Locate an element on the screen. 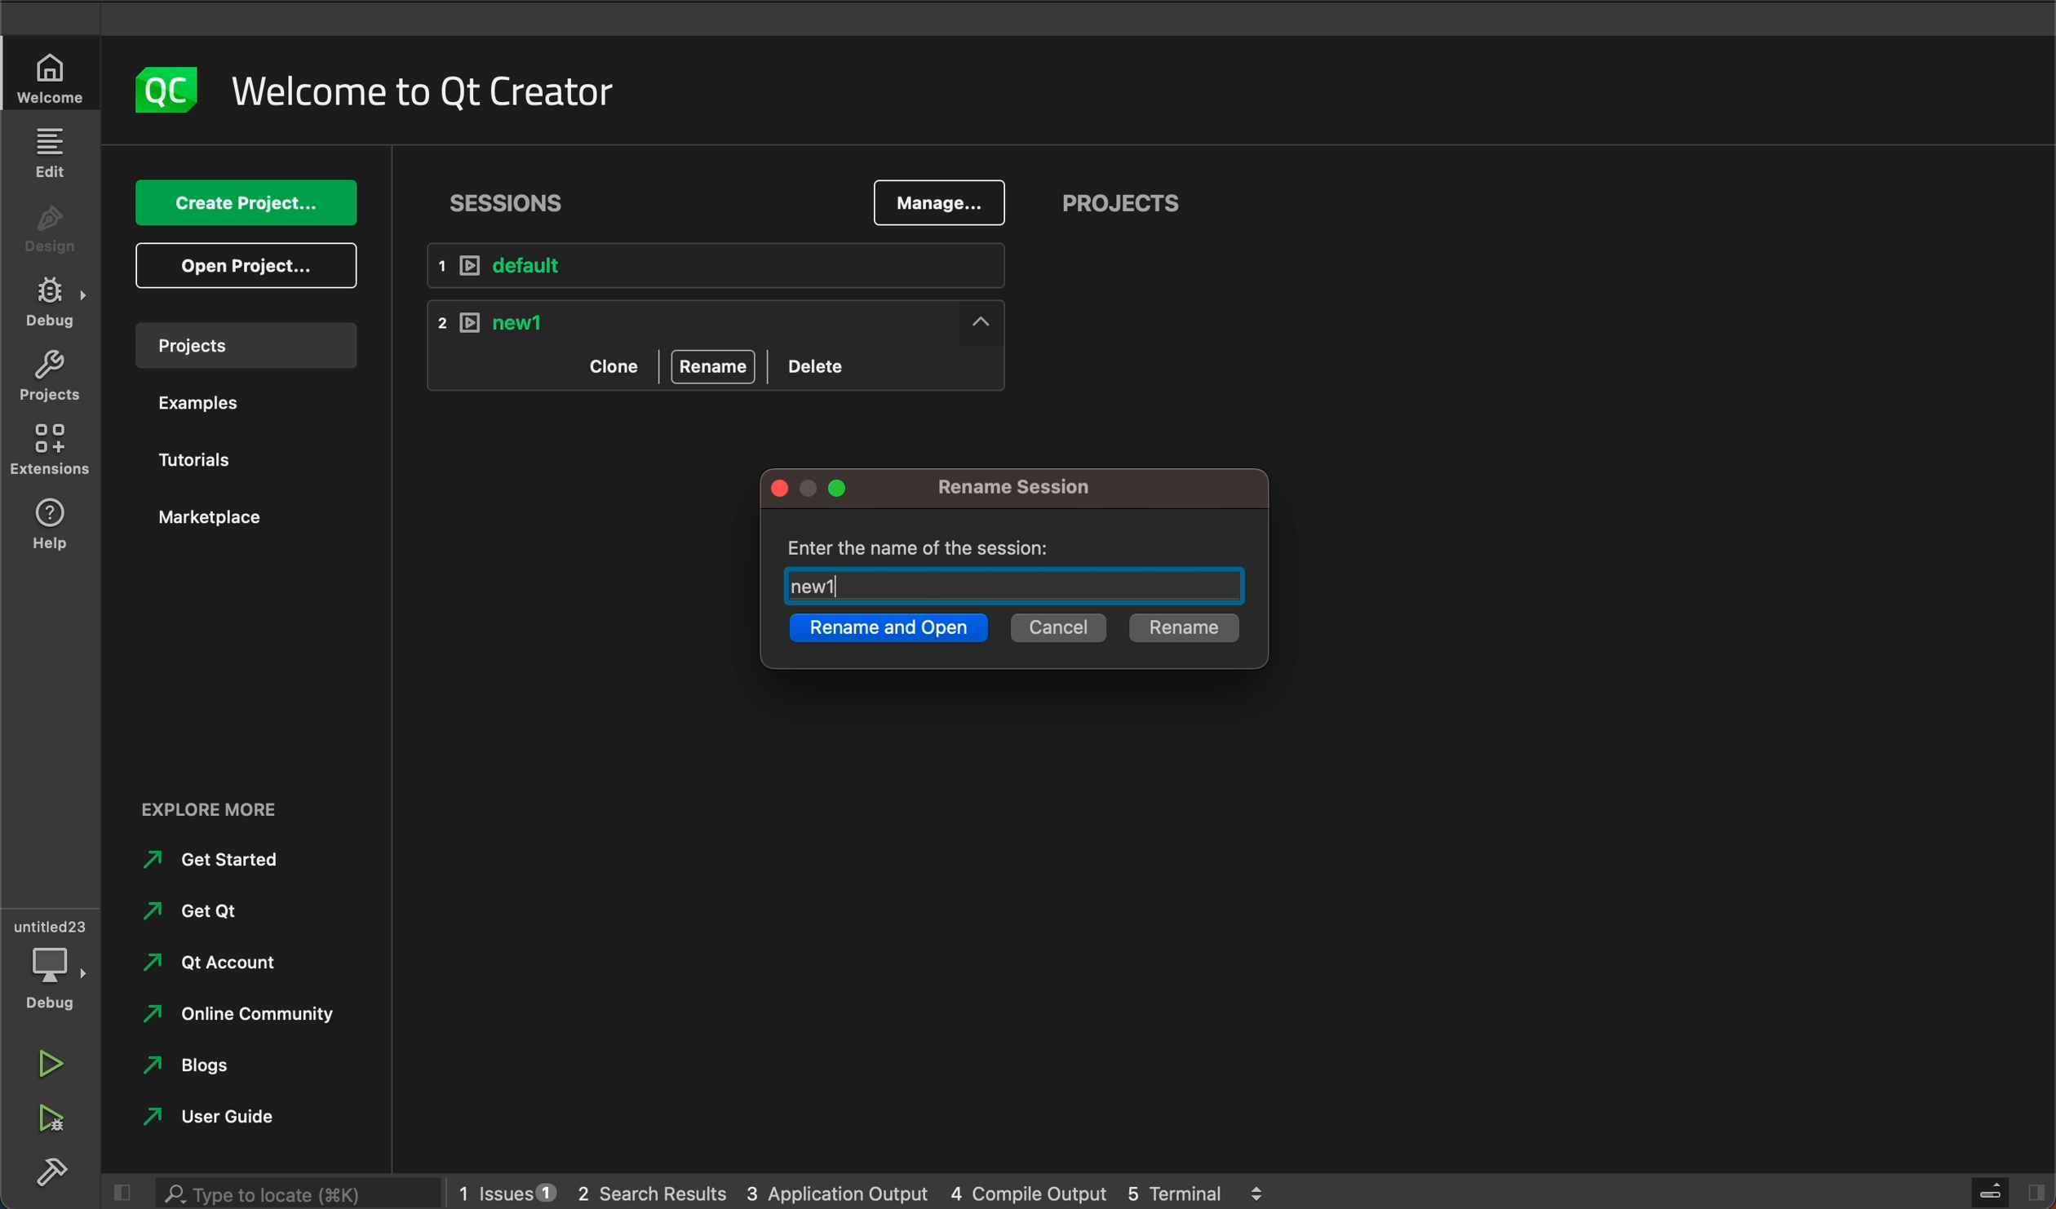 The width and height of the screenshot is (2056, 1209). enter name  is located at coordinates (1020, 568).